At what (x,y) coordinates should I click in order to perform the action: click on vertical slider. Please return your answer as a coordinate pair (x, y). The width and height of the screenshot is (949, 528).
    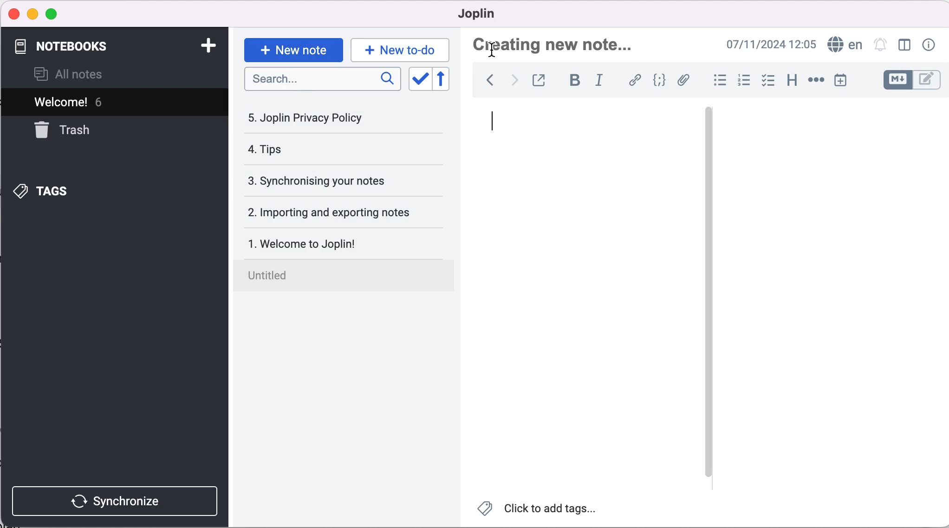
    Looking at the image, I should click on (709, 129).